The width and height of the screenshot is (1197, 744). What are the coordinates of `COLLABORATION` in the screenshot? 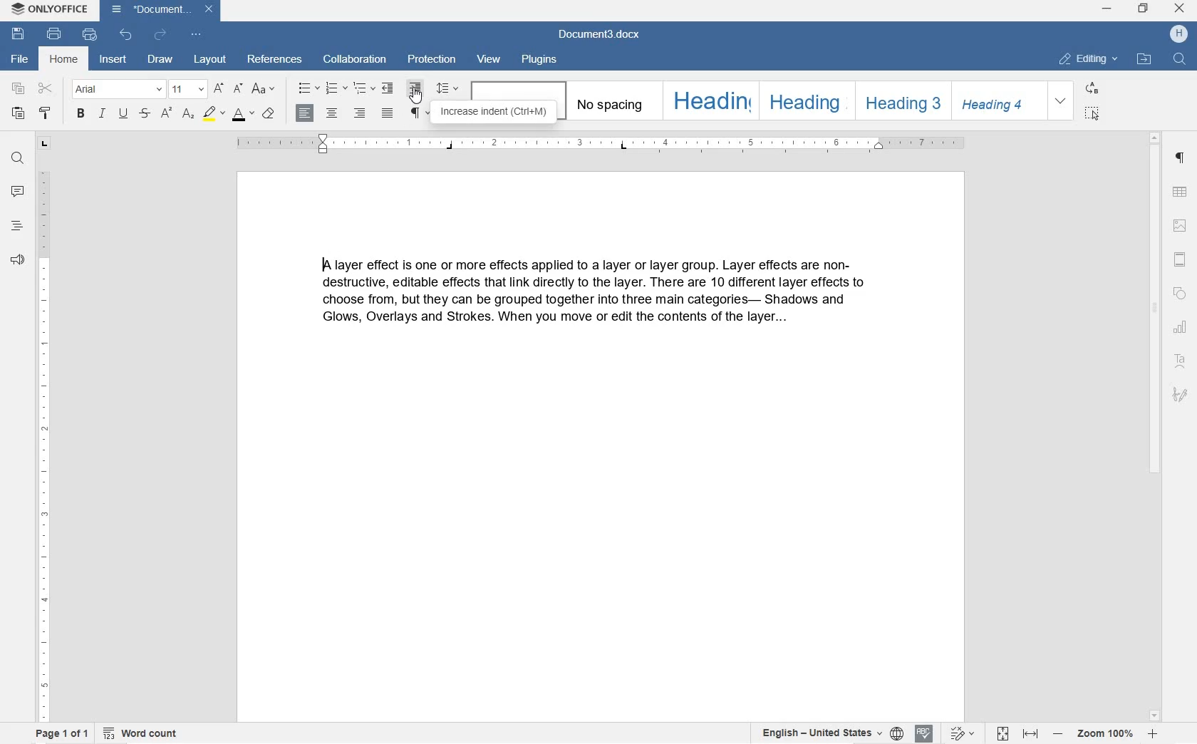 It's located at (355, 60).